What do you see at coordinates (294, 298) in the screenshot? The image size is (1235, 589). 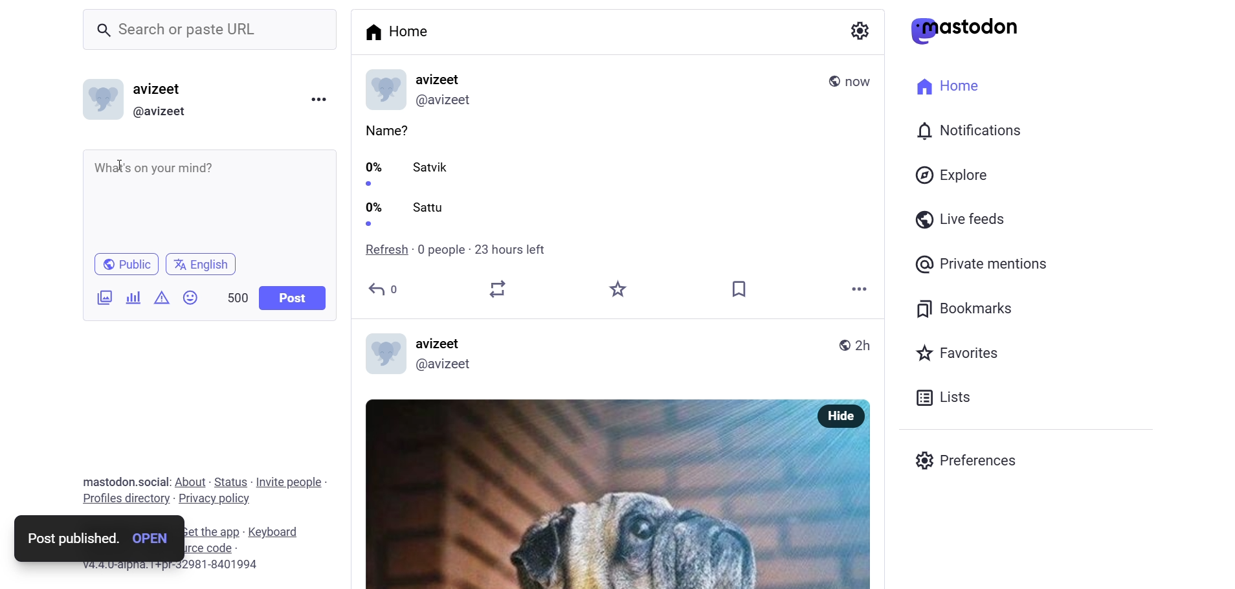 I see `post` at bounding box center [294, 298].